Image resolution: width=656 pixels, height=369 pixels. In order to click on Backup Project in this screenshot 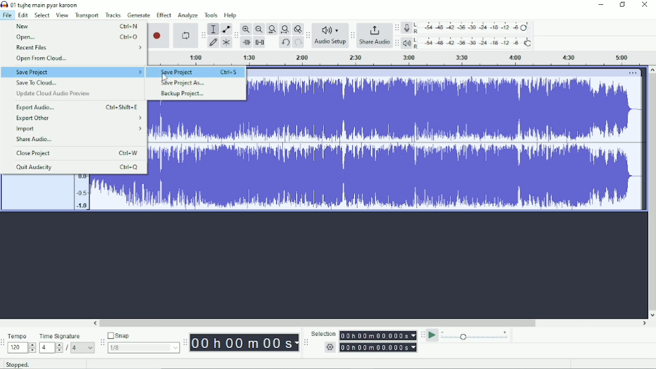, I will do `click(183, 94)`.